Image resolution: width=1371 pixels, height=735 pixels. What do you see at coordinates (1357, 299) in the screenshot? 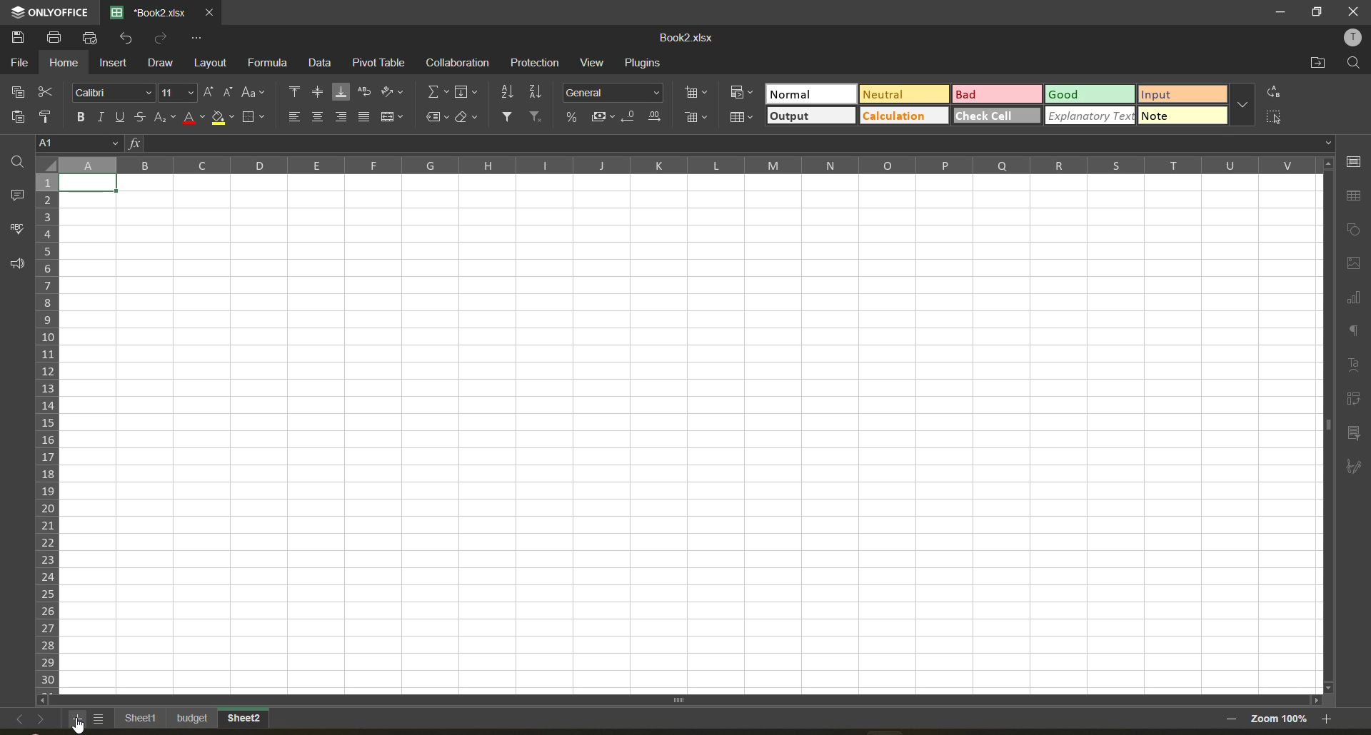
I see `charts` at bounding box center [1357, 299].